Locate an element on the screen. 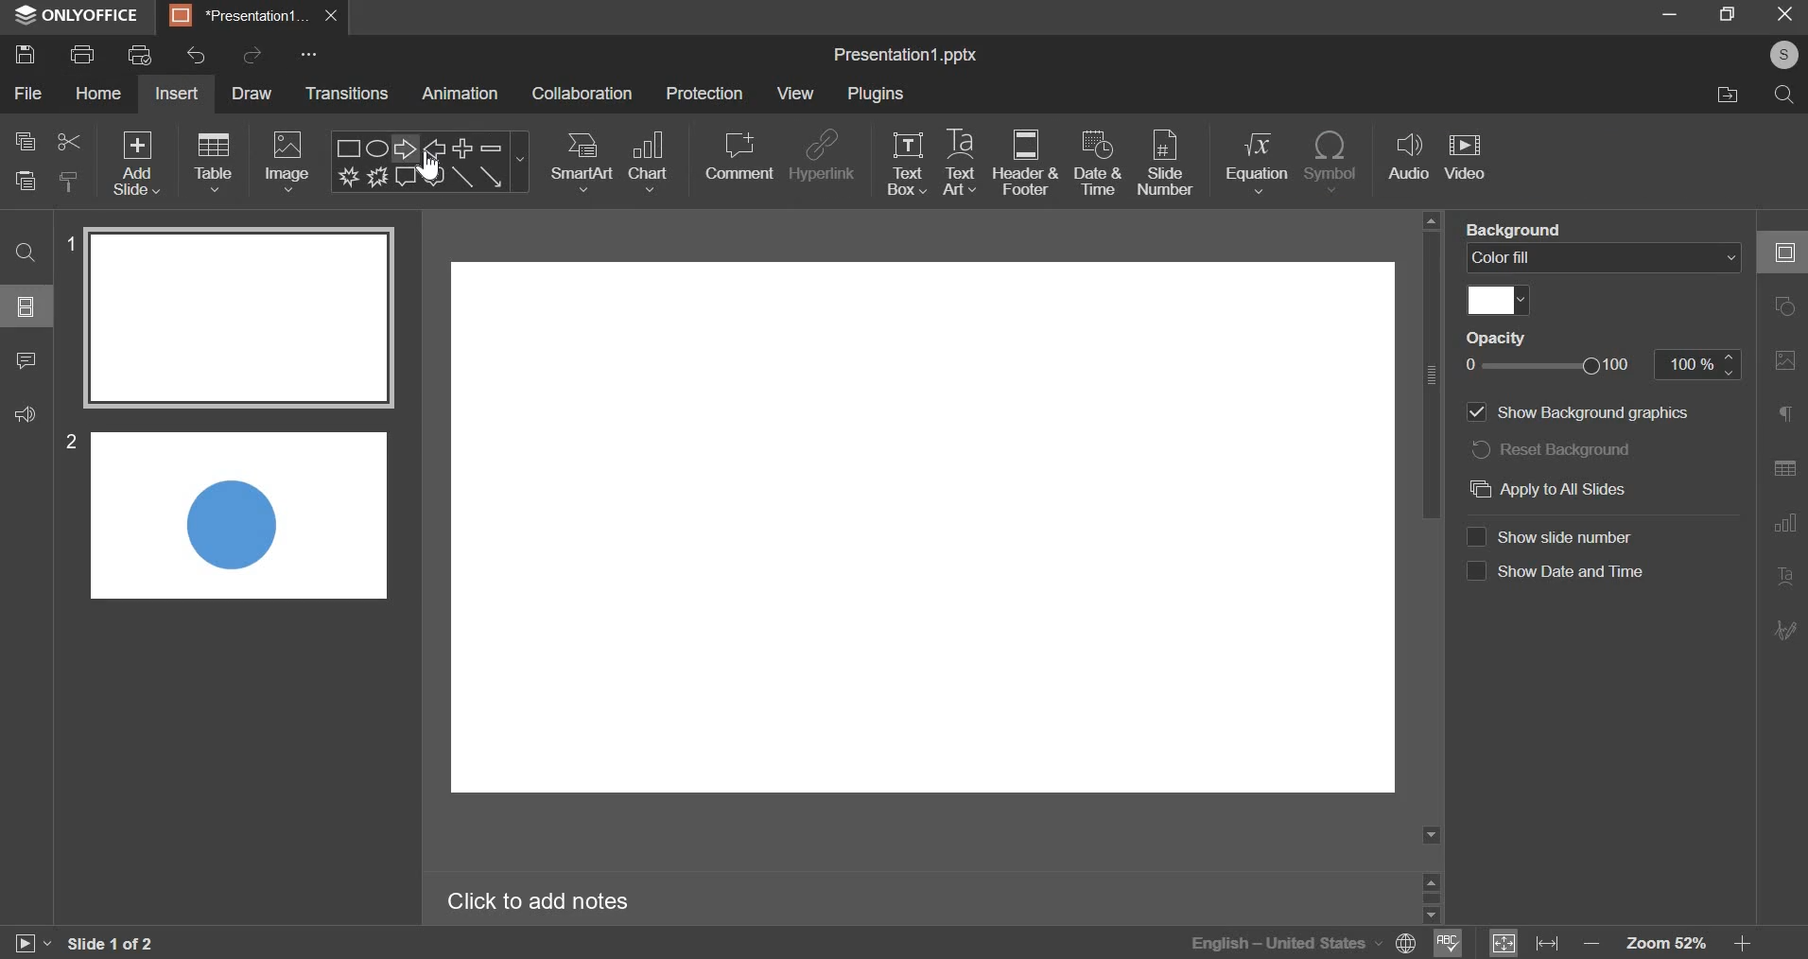  show slide number is located at coordinates (1556, 538).